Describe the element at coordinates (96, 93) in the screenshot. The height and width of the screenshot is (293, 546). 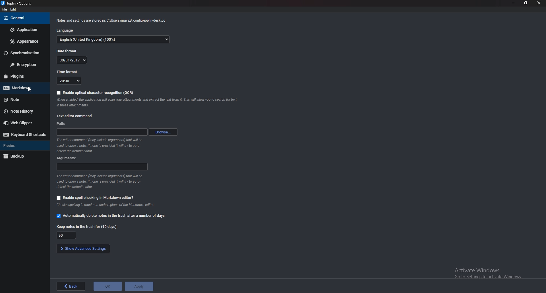
I see `enable O C R` at that location.